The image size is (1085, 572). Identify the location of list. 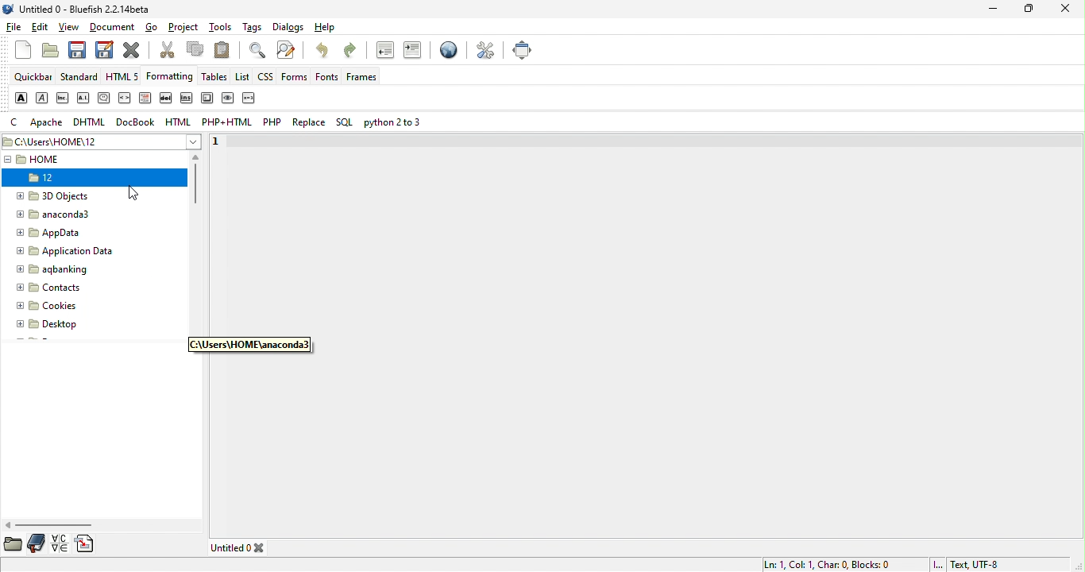
(243, 75).